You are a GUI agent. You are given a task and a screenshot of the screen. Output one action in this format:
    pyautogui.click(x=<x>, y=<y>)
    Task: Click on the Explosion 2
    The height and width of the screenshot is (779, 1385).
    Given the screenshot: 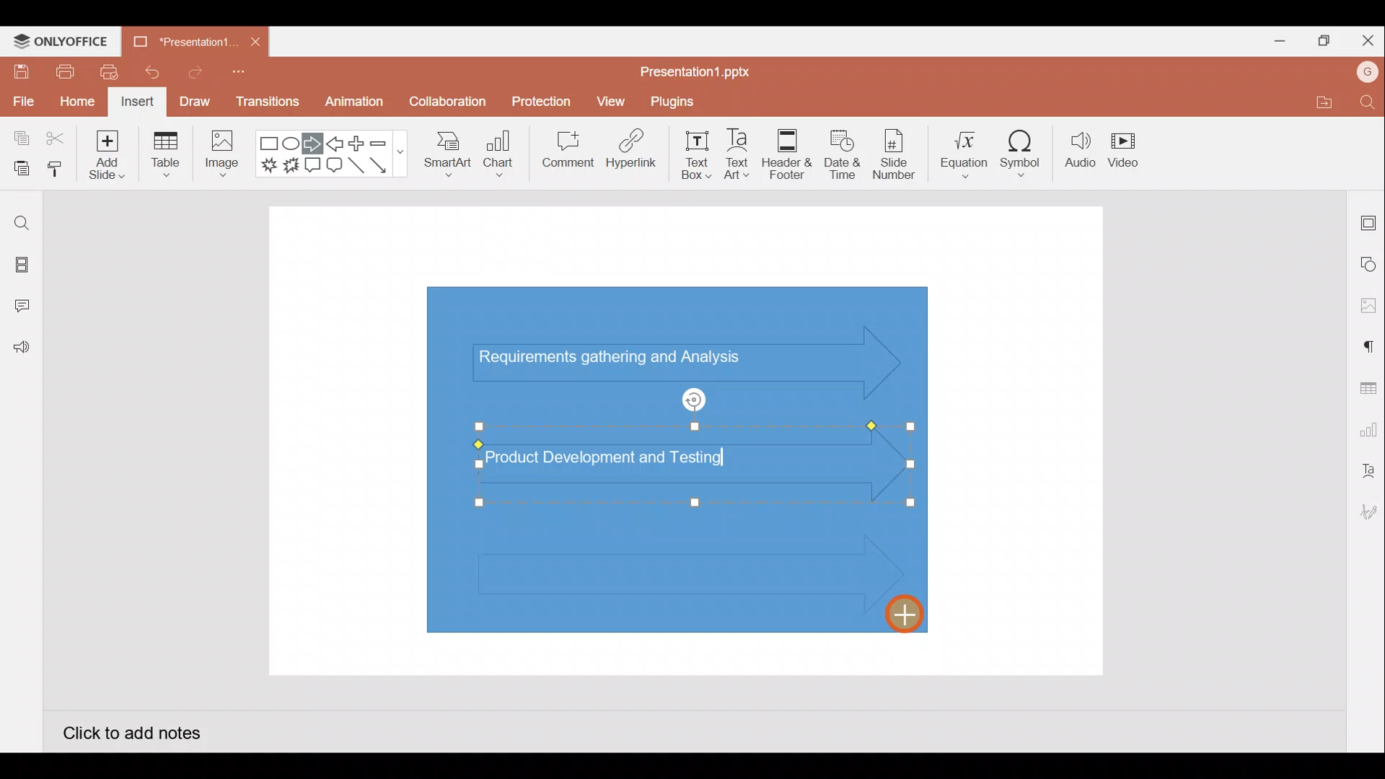 What is the action you would take?
    pyautogui.click(x=291, y=167)
    